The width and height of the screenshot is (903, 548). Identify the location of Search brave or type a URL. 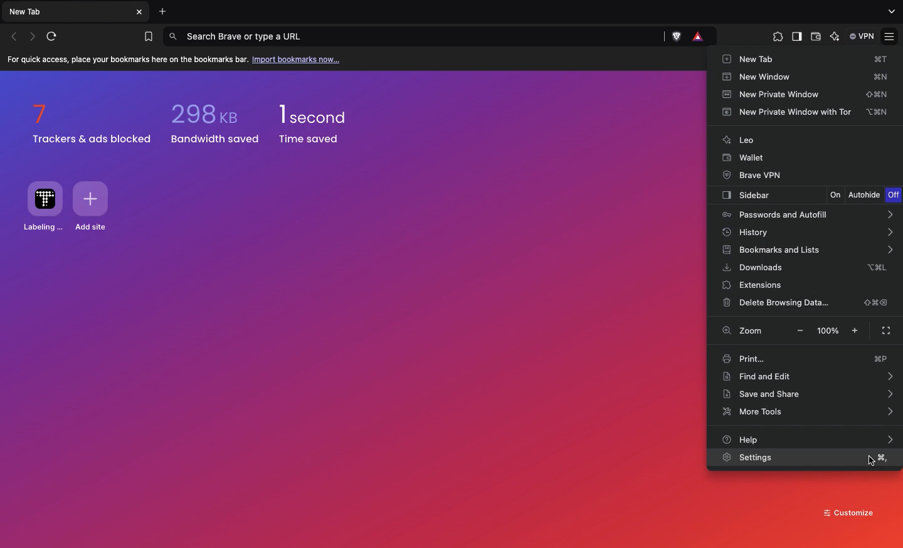
(415, 37).